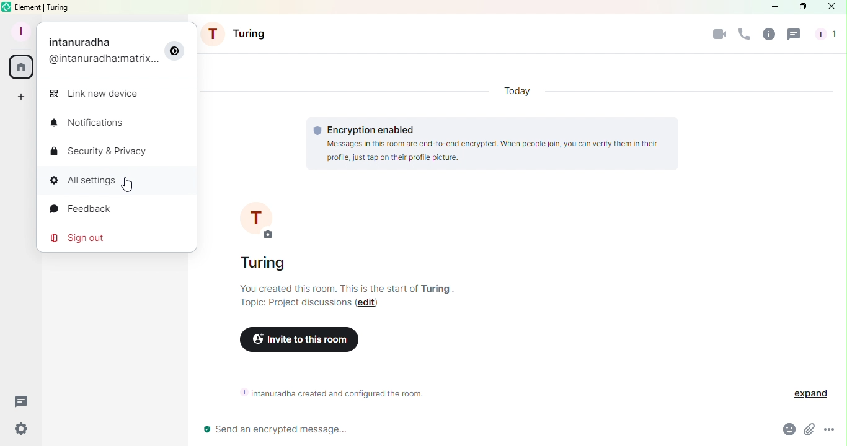 The height and width of the screenshot is (446, 847). I want to click on you created this room. this is the srart of, so click(327, 288).